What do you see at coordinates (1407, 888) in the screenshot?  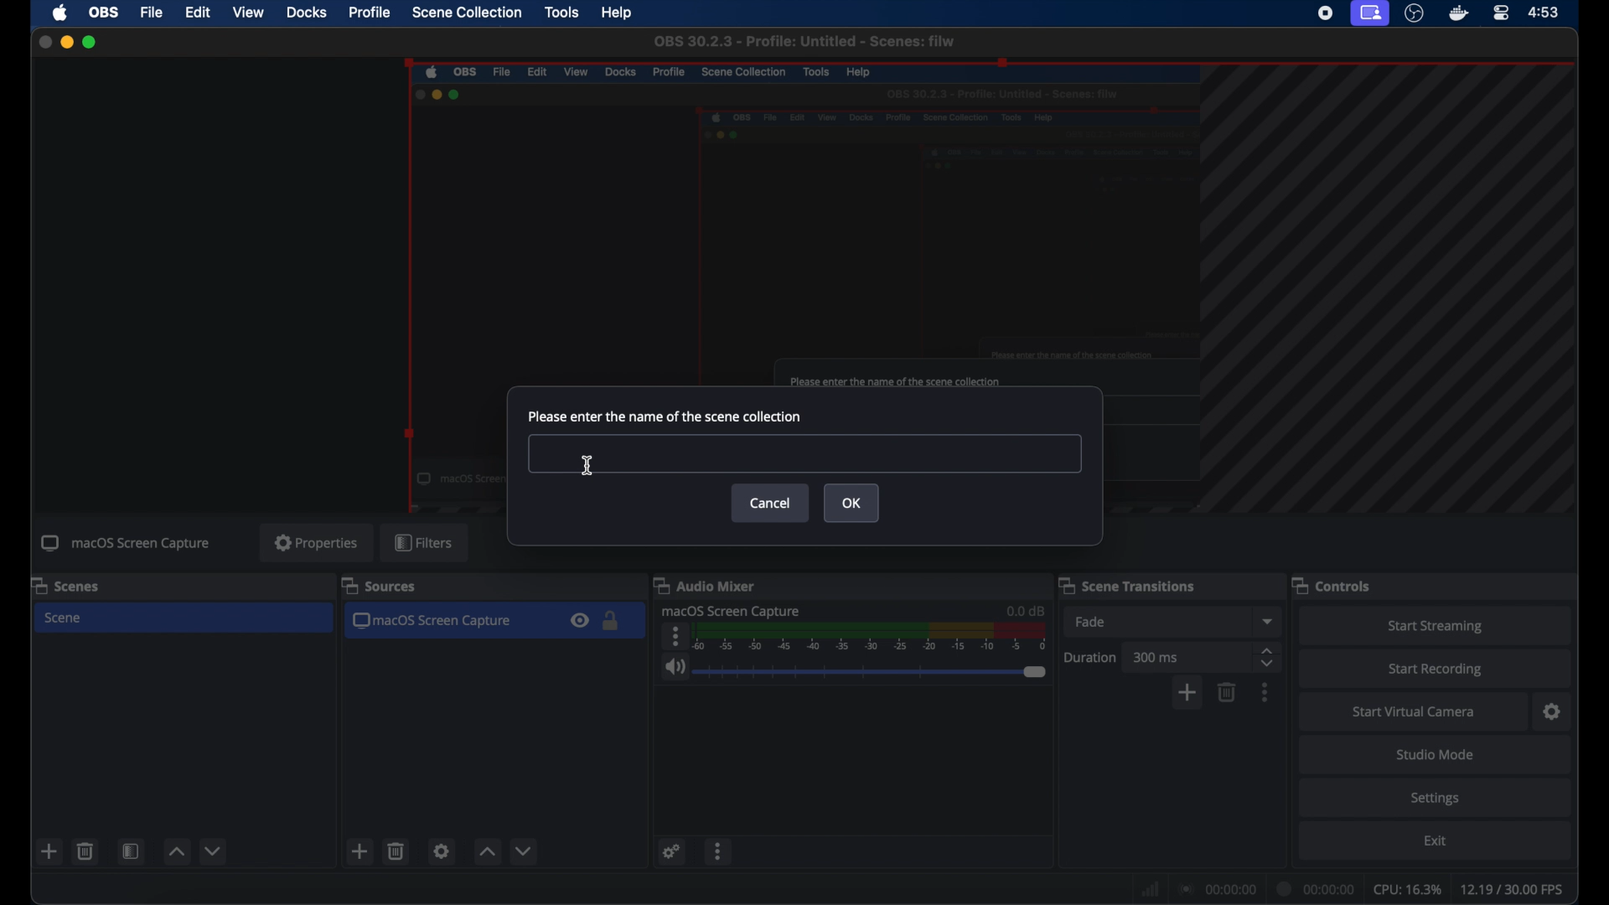 I see `cpu` at bounding box center [1407, 888].